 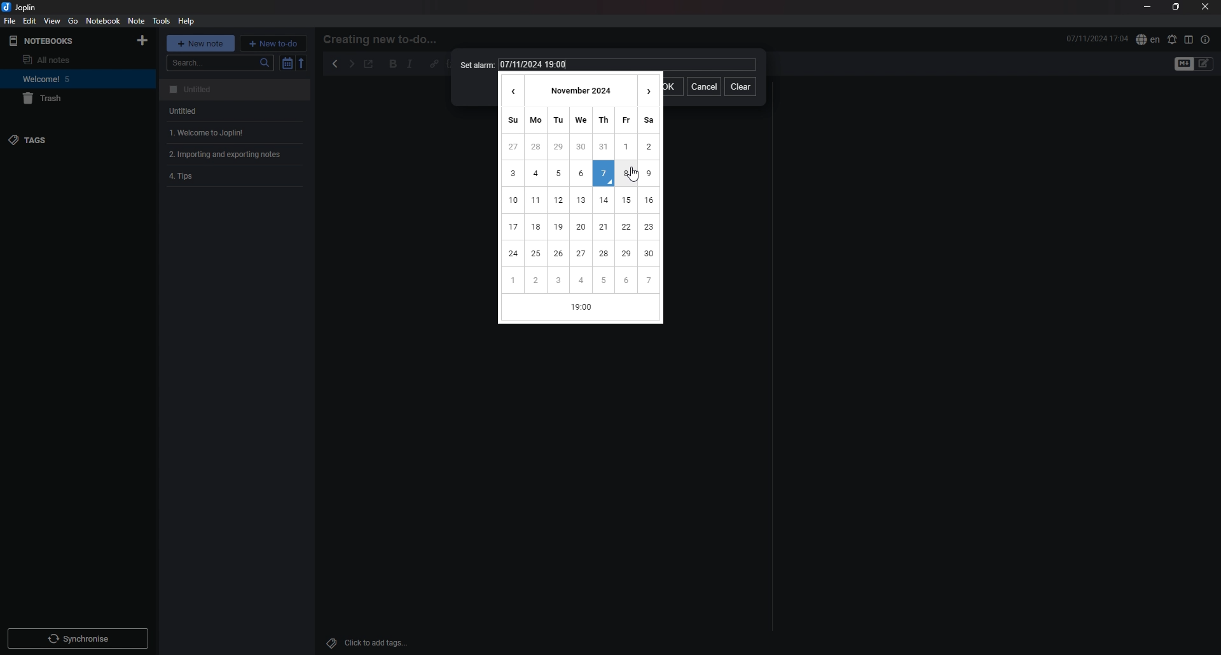 I want to click on notebook, so click(x=72, y=78).